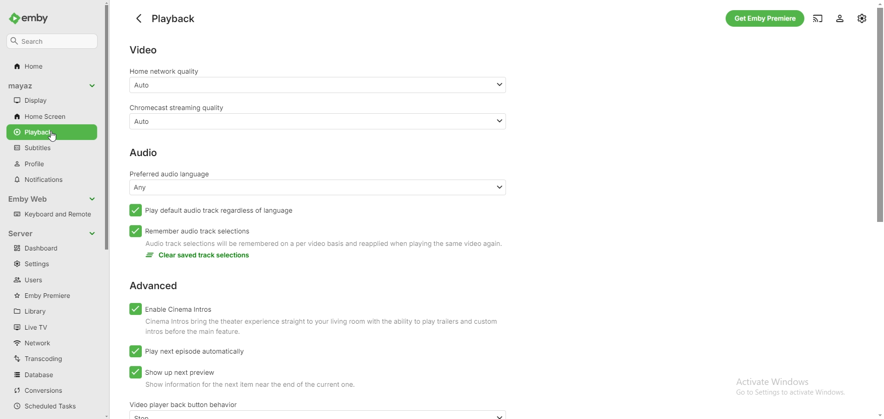  Describe the element at coordinates (92, 233) in the screenshot. I see `collapse` at that location.